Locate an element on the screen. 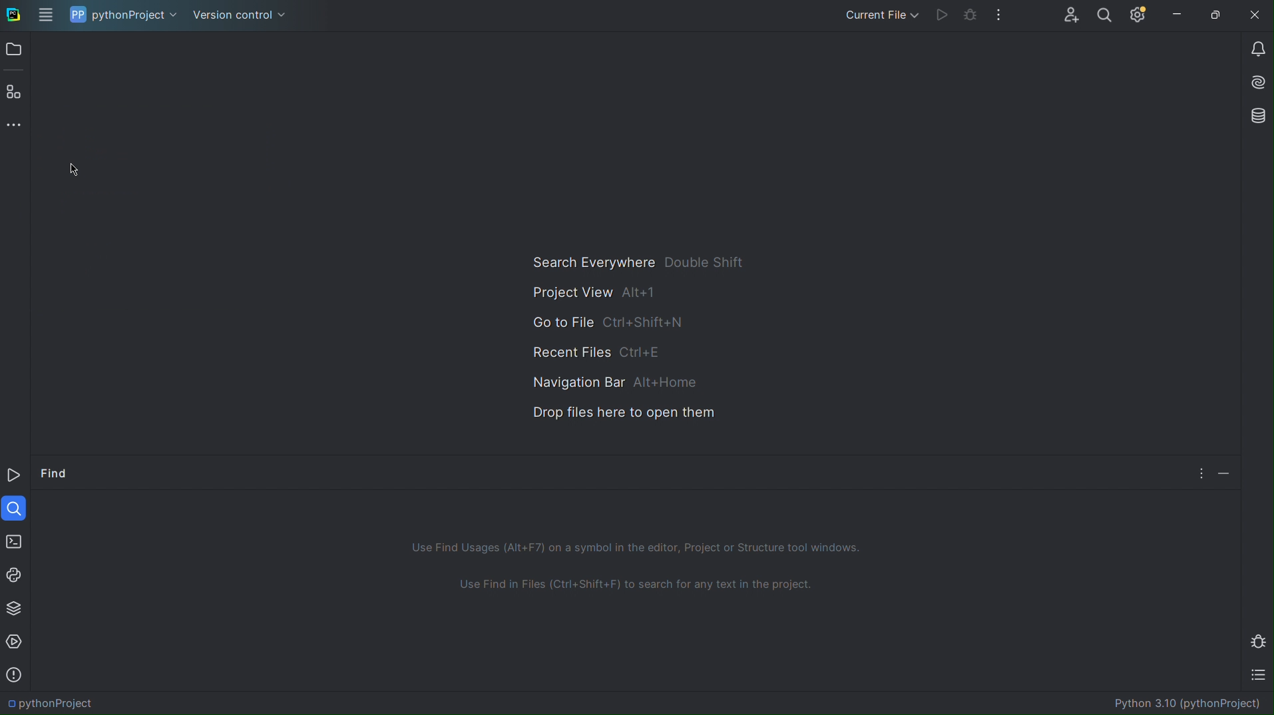 The width and height of the screenshot is (1274, 715). Terminal is located at coordinates (15, 543).